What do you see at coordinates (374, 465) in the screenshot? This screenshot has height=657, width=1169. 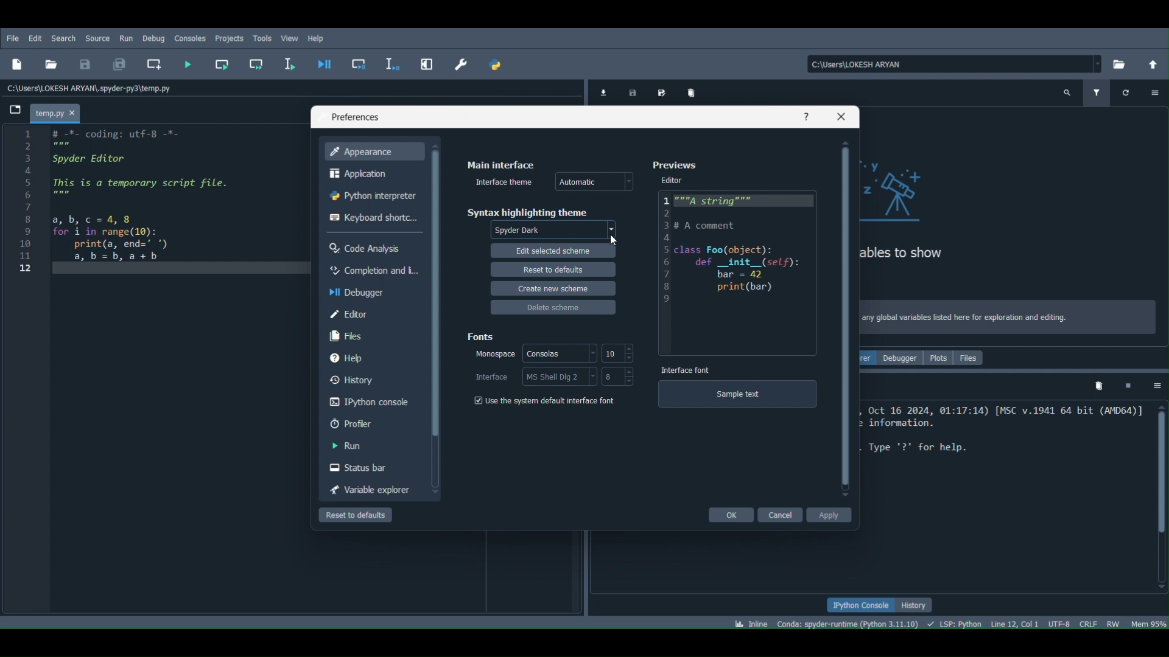 I see `Status bar` at bounding box center [374, 465].